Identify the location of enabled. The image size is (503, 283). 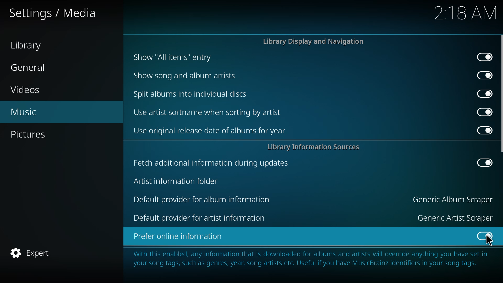
(484, 57).